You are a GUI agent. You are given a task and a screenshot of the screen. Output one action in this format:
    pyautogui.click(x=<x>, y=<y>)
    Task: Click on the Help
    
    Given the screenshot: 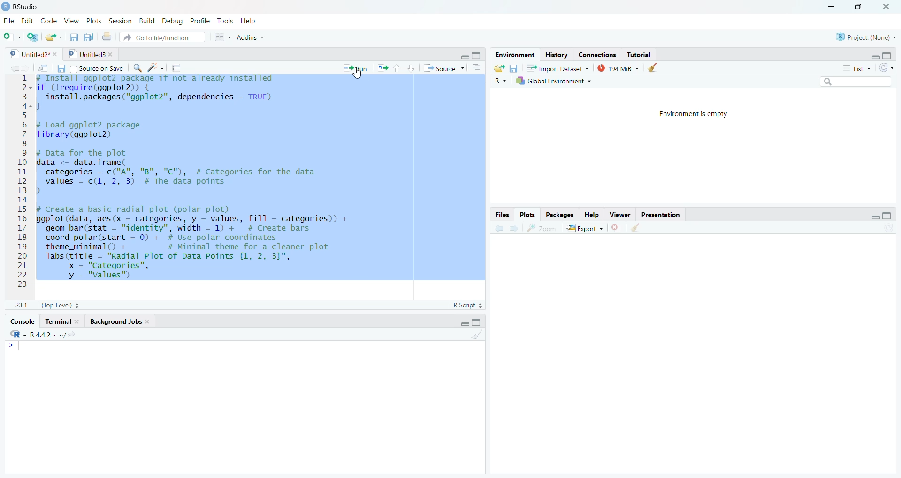 What is the action you would take?
    pyautogui.click(x=248, y=21)
    